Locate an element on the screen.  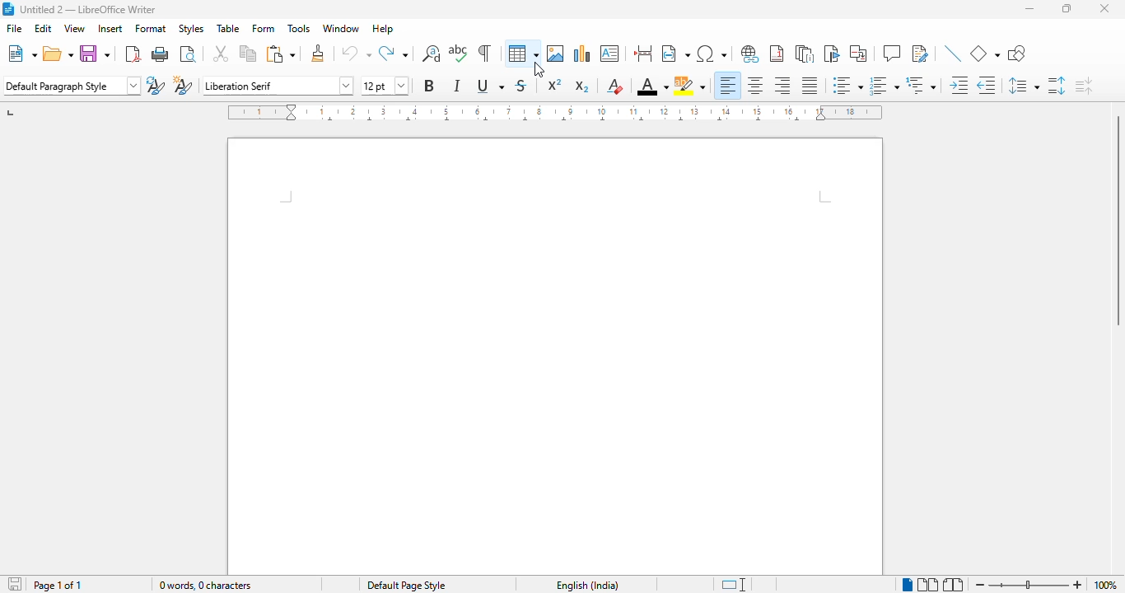
tools is located at coordinates (300, 28).